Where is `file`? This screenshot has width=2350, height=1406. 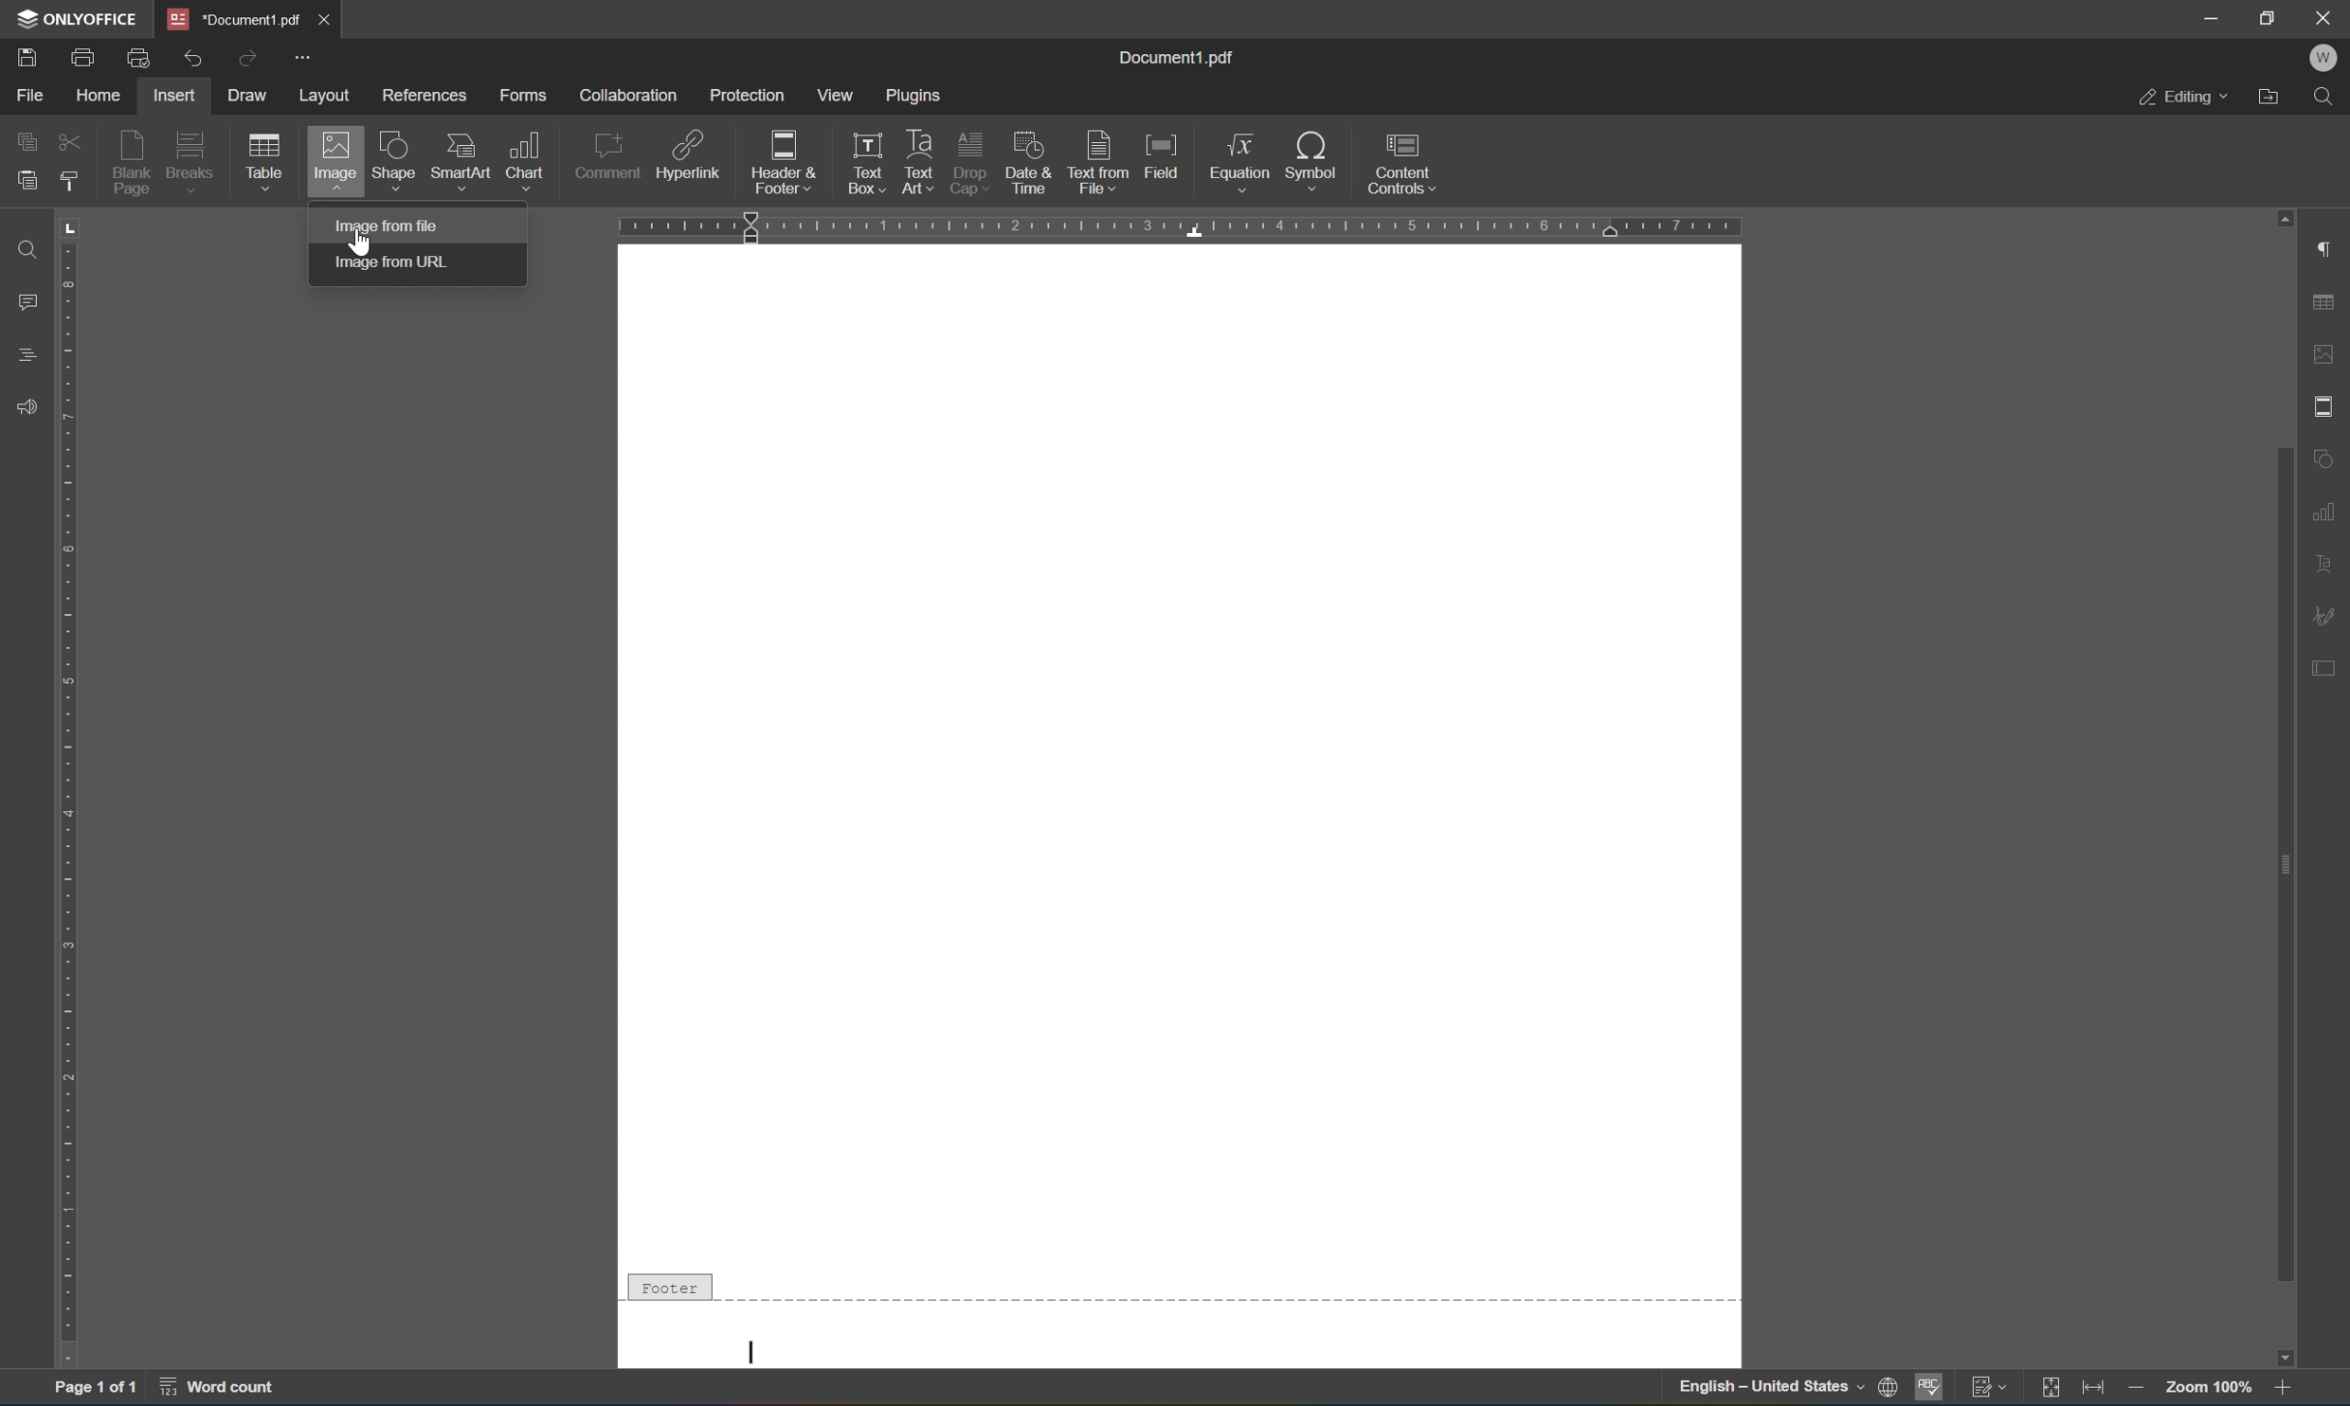
file is located at coordinates (24, 96).